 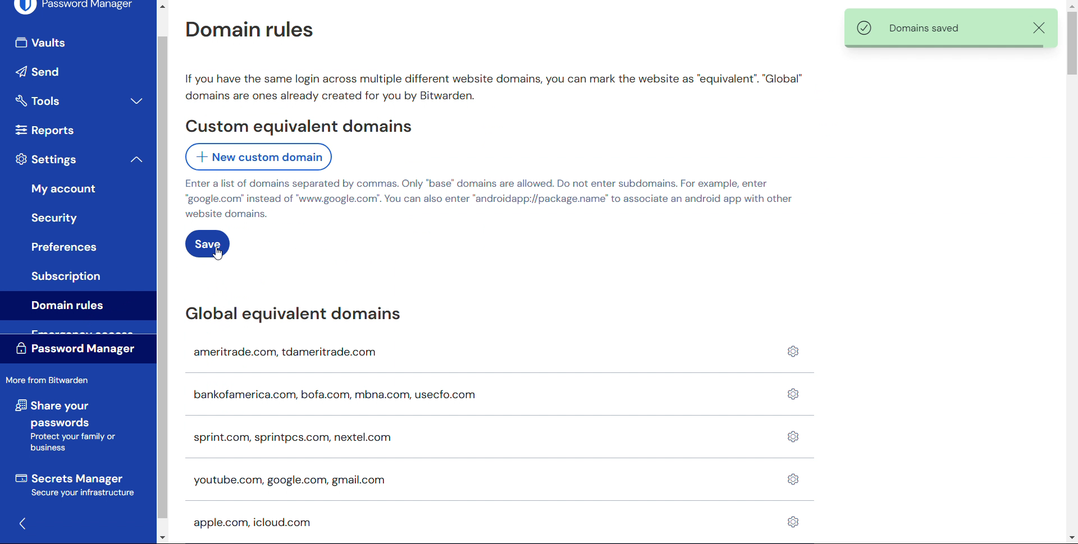 What do you see at coordinates (287, 481) in the screenshot?
I see `youtube.com, google.com, gmail.com` at bounding box center [287, 481].